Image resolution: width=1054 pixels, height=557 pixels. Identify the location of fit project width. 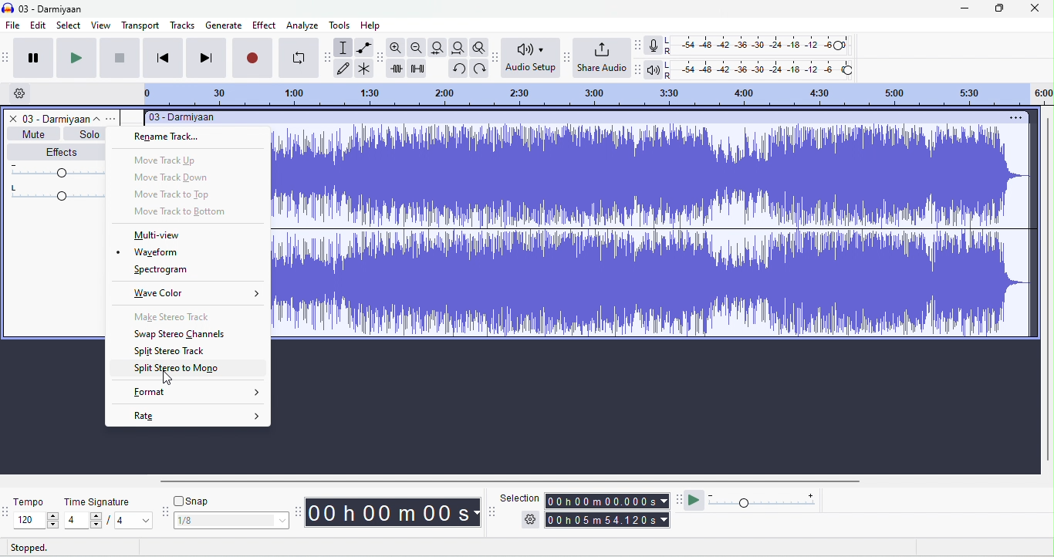
(458, 49).